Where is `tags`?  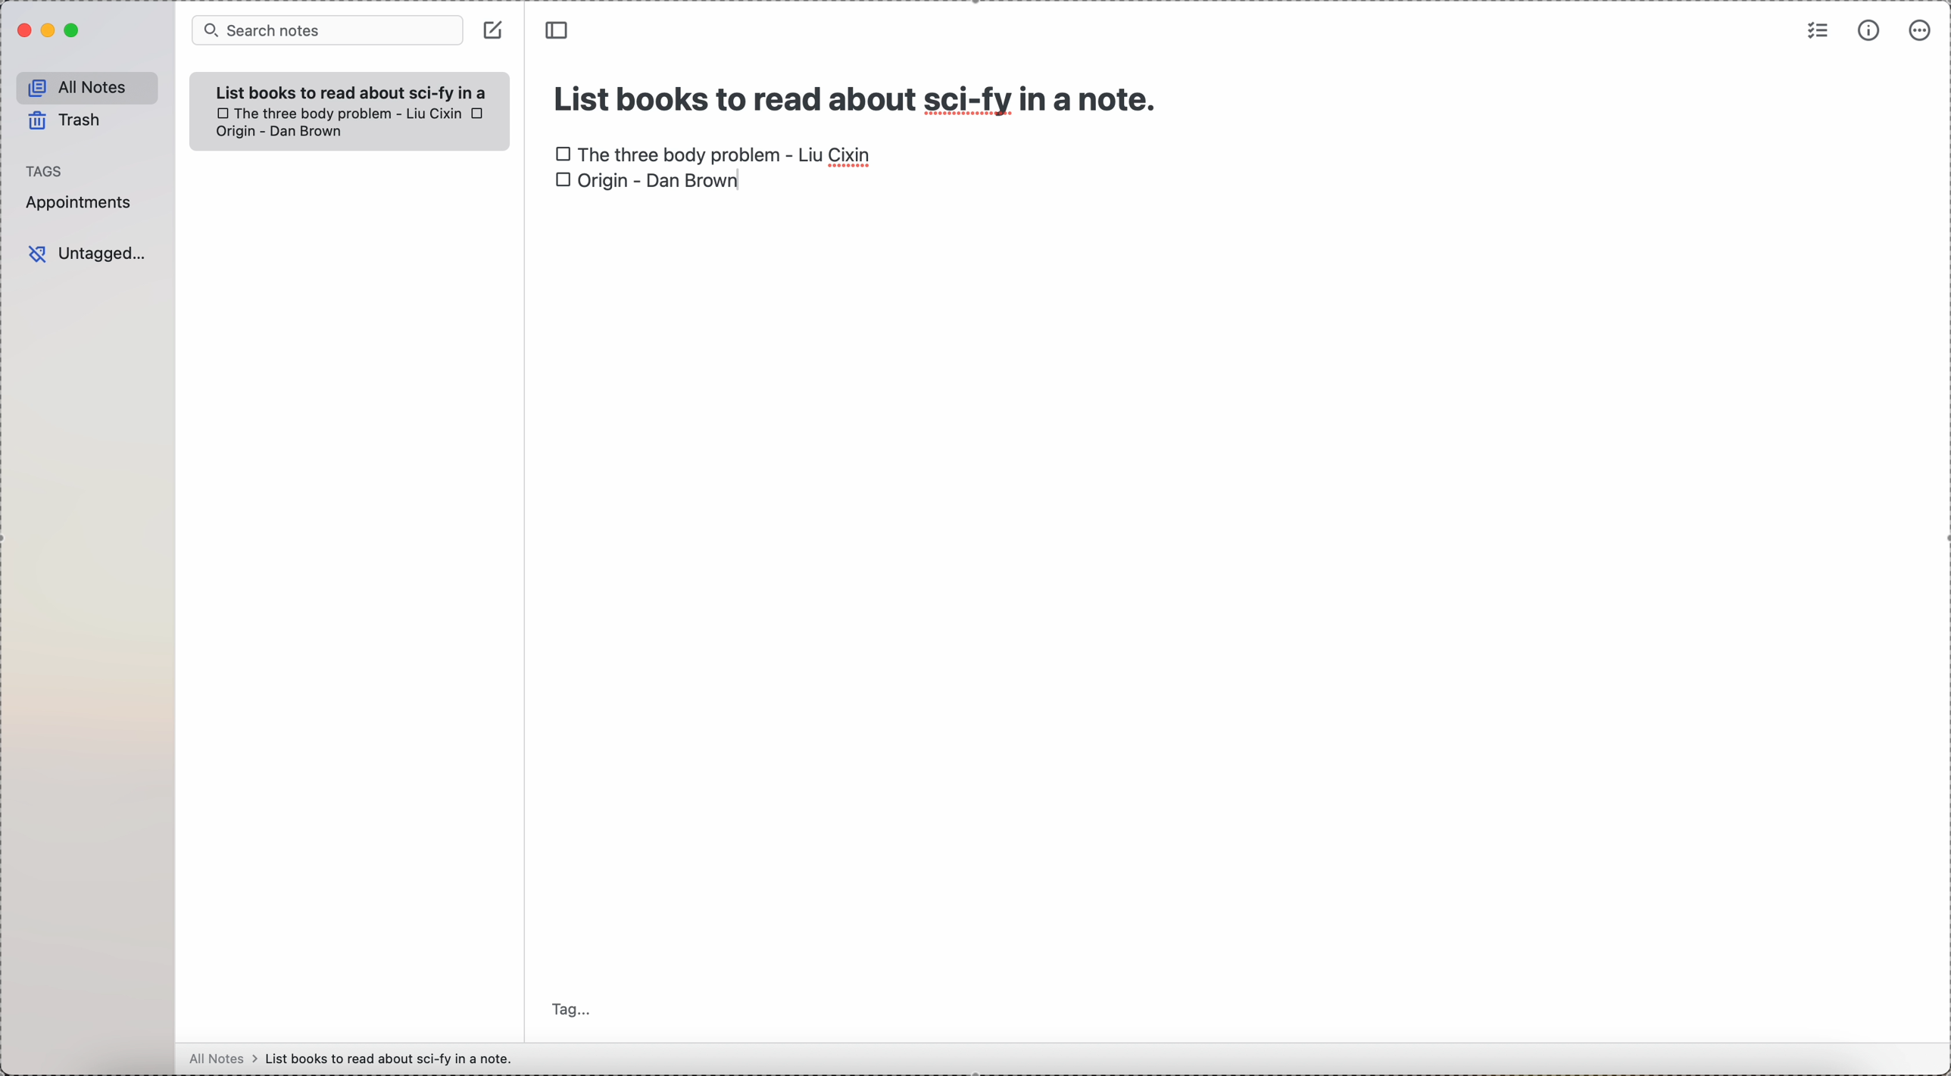
tags is located at coordinates (46, 169).